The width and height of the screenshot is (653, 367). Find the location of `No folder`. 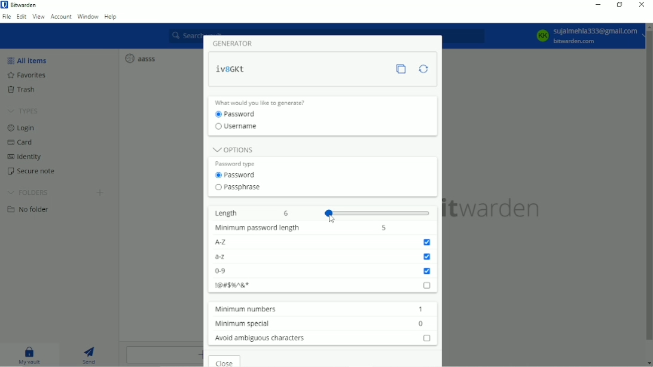

No folder is located at coordinates (32, 211).